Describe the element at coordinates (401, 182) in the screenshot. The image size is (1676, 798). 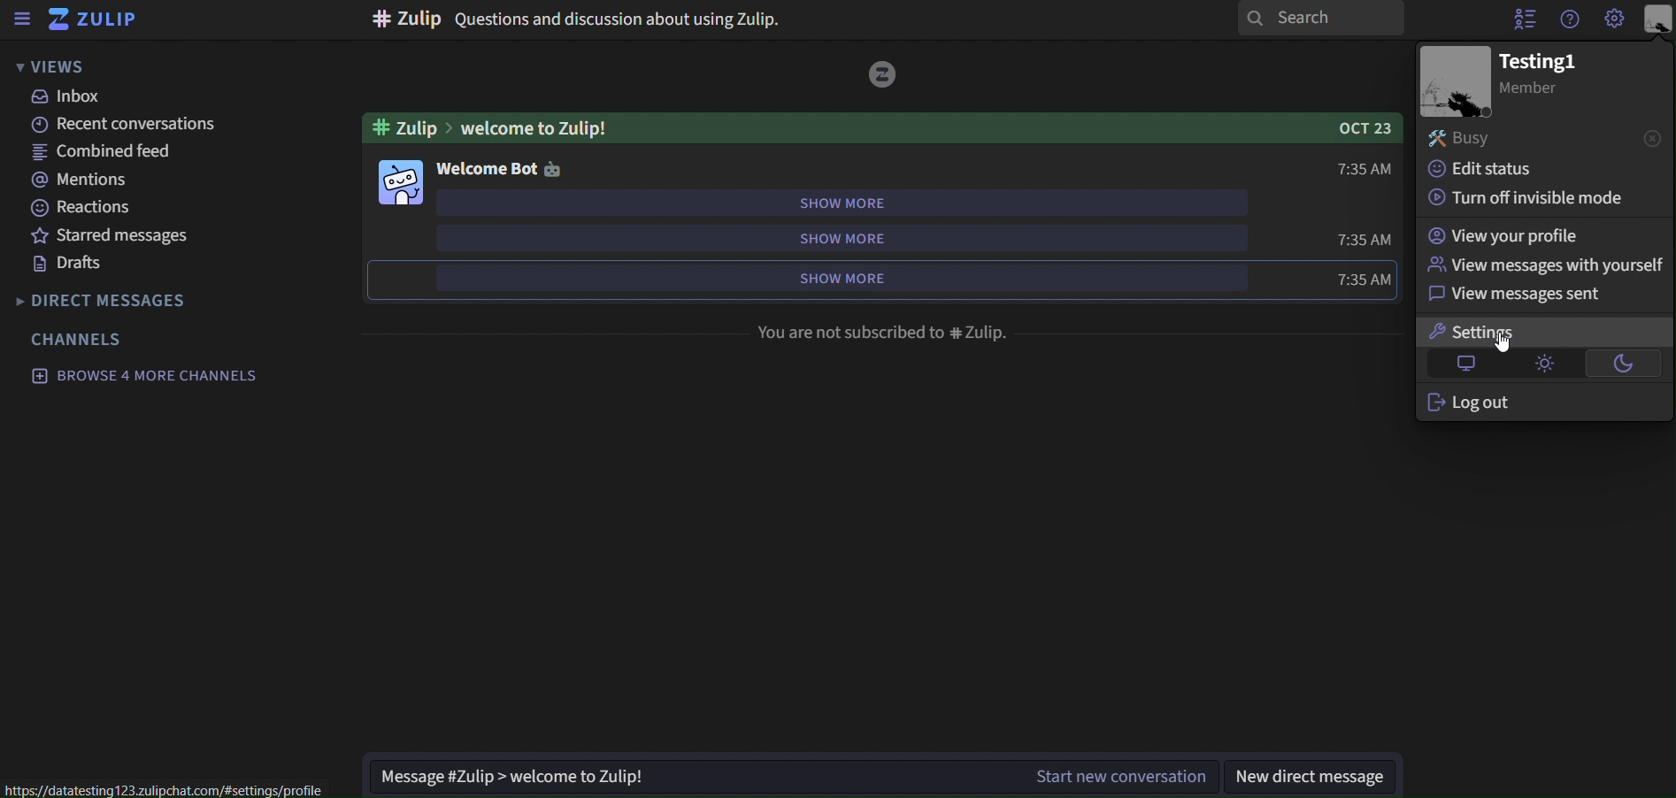
I see `image` at that location.